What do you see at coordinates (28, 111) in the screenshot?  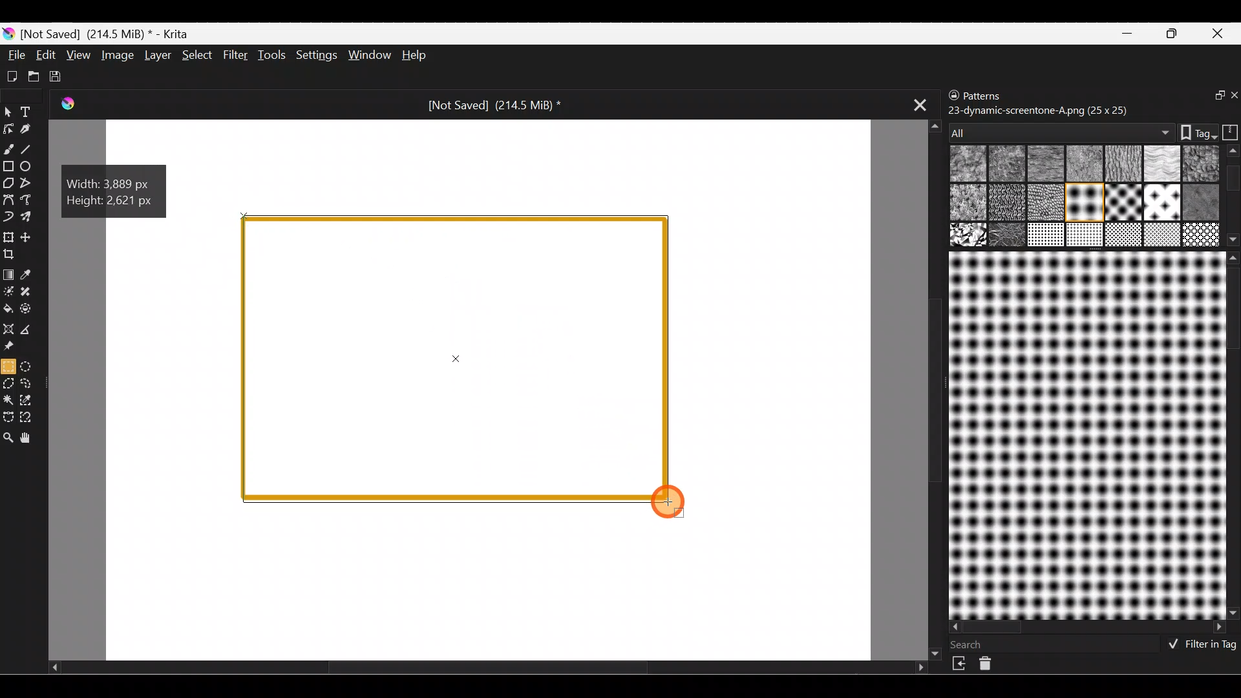 I see `Text tool` at bounding box center [28, 111].